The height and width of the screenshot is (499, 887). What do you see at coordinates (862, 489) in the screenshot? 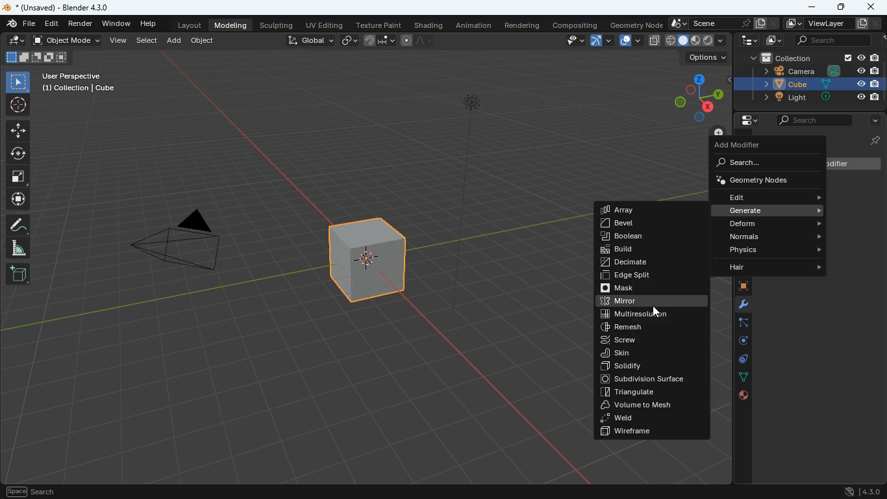
I see `version` at bounding box center [862, 489].